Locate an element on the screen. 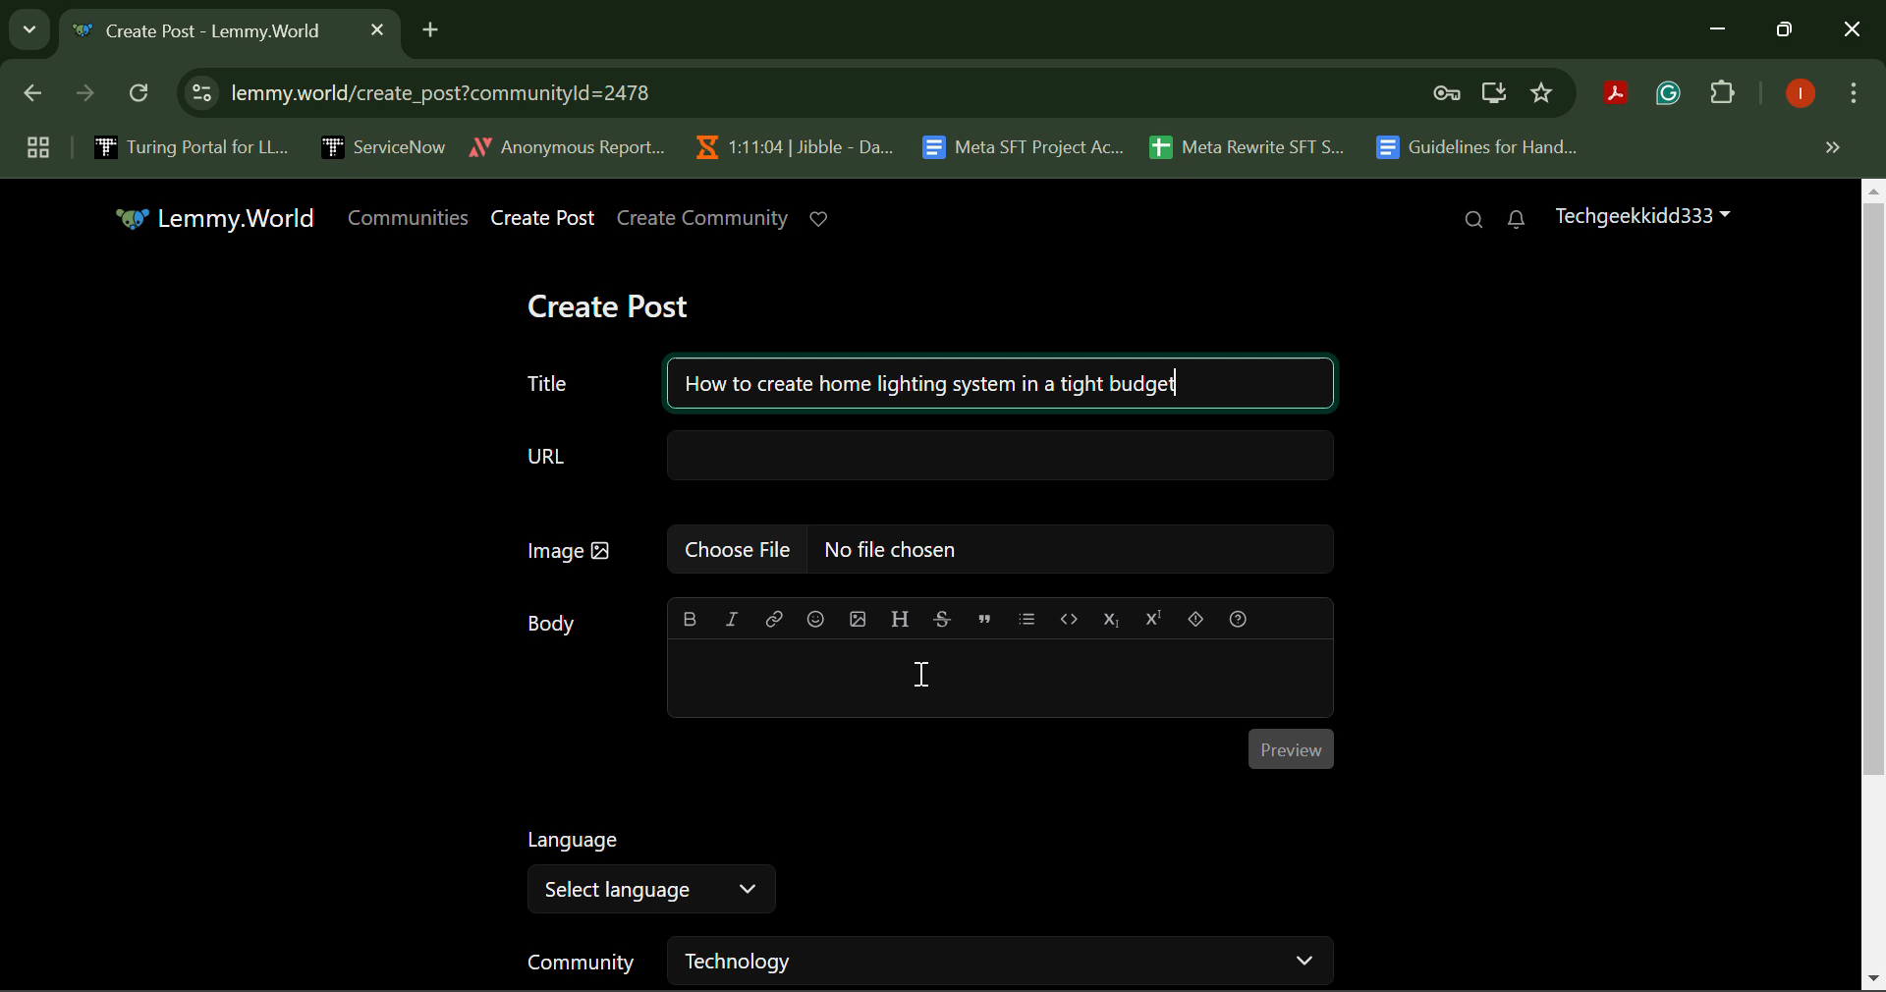  Bookmark is located at coordinates (1543, 93).